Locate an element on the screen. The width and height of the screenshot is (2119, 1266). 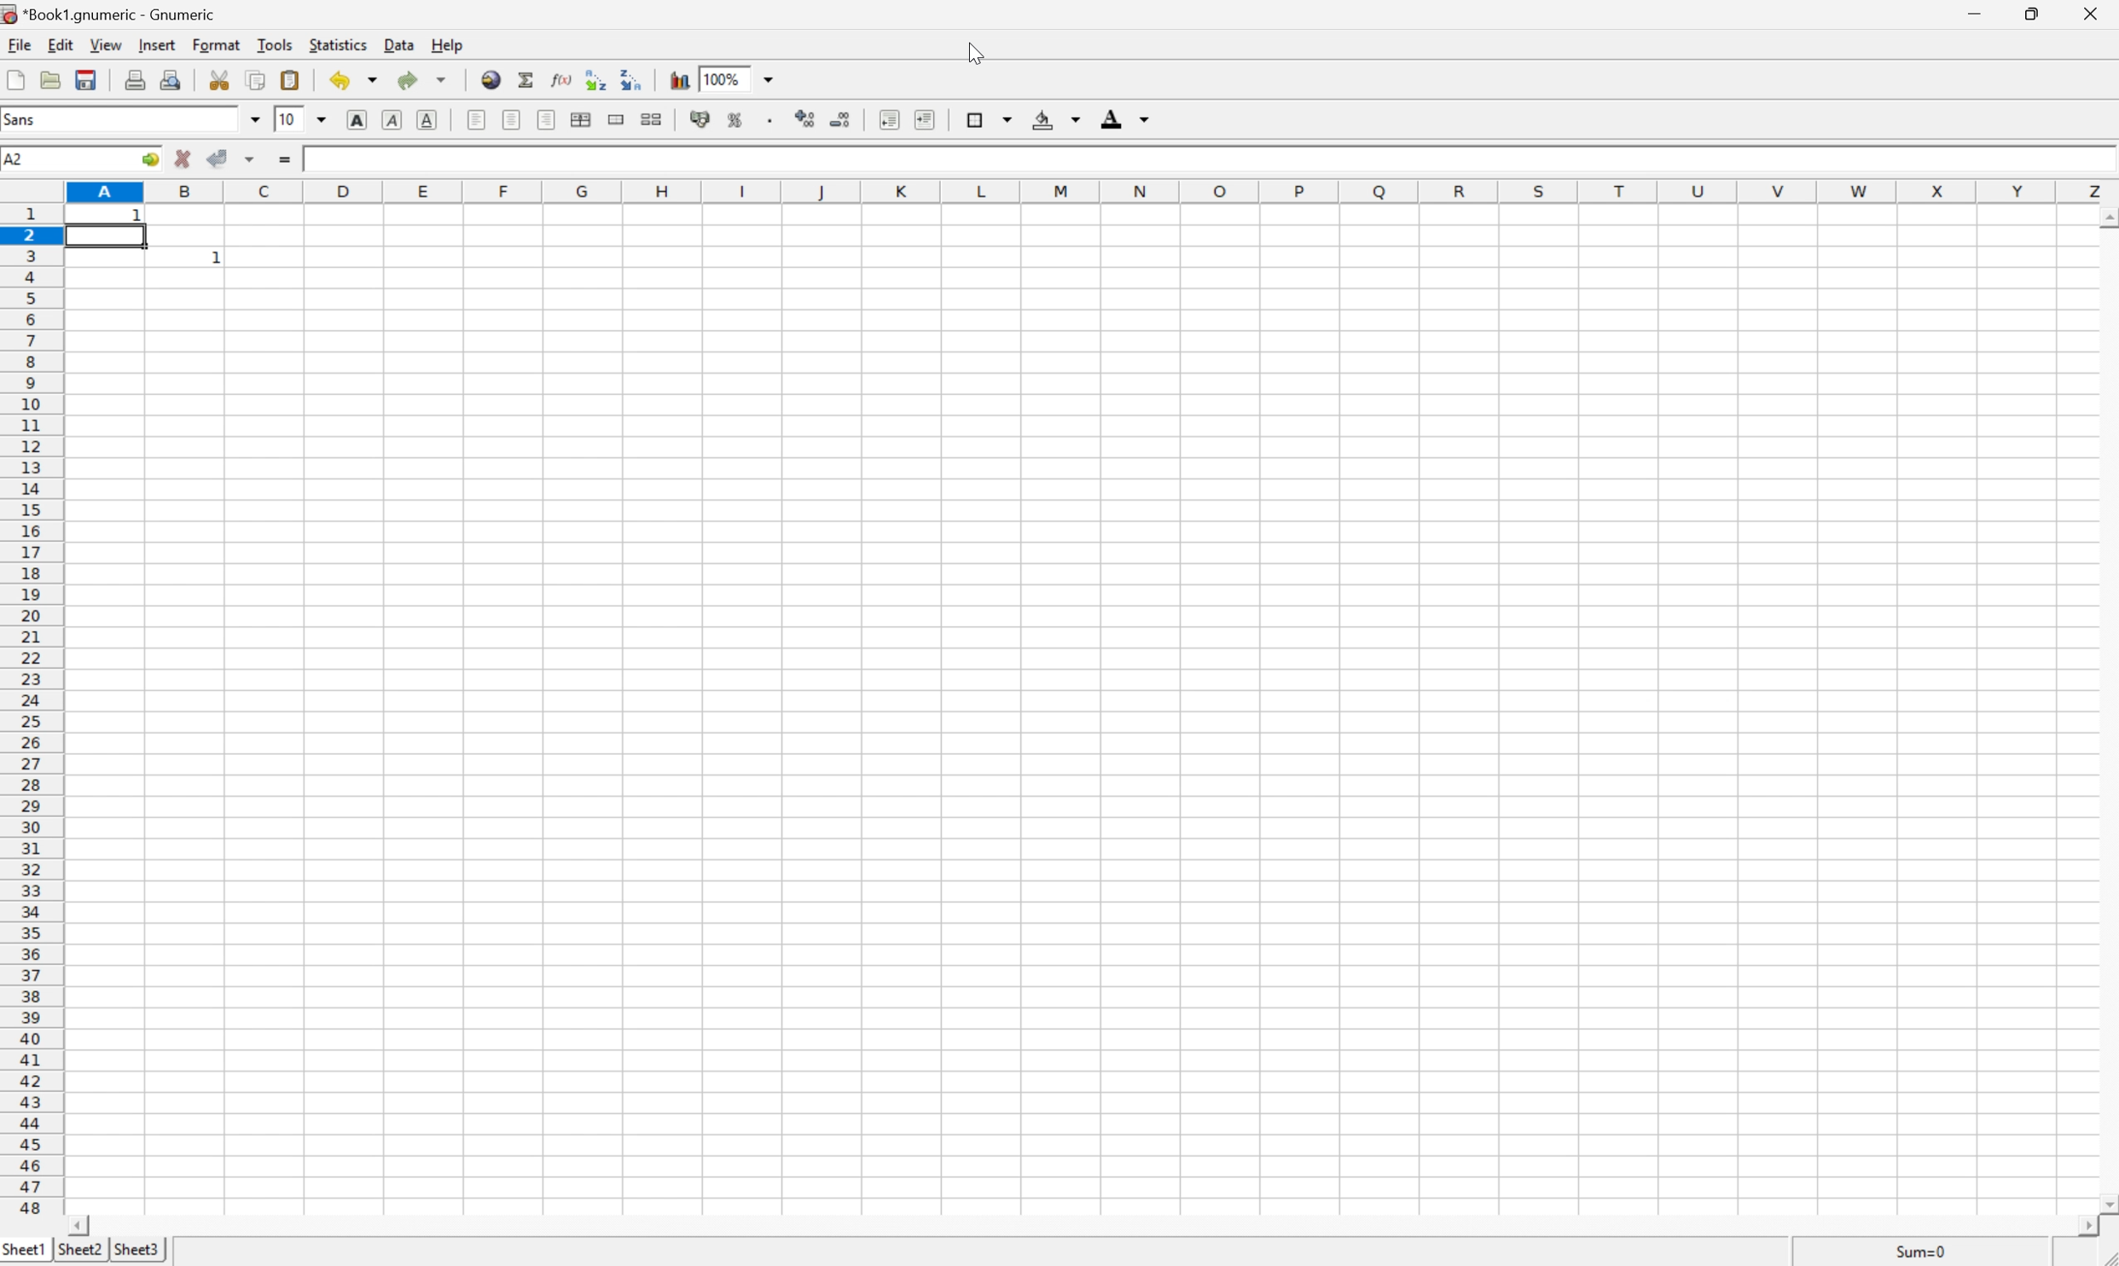
edit is located at coordinates (62, 47).